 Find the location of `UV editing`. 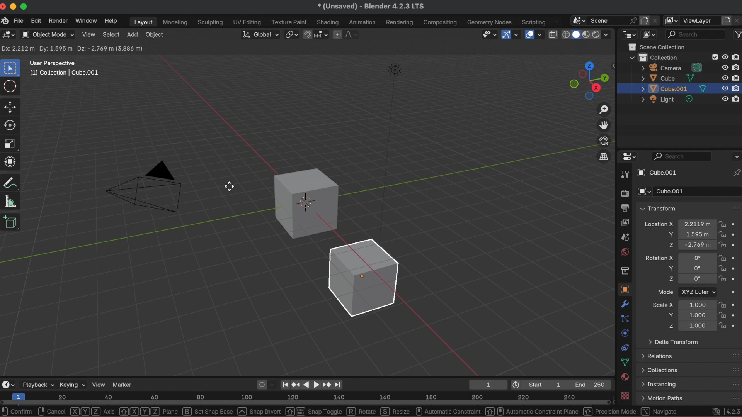

UV editing is located at coordinates (248, 22).